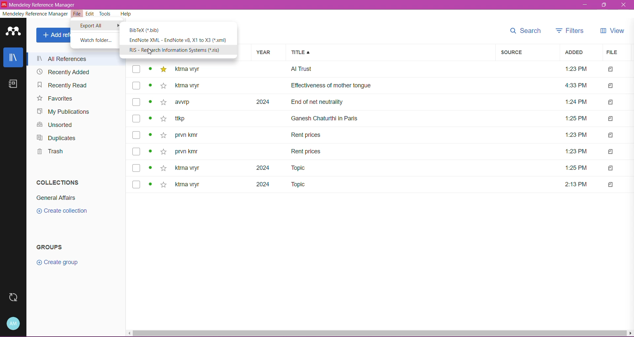  What do you see at coordinates (78, 14) in the screenshot?
I see `File` at bounding box center [78, 14].